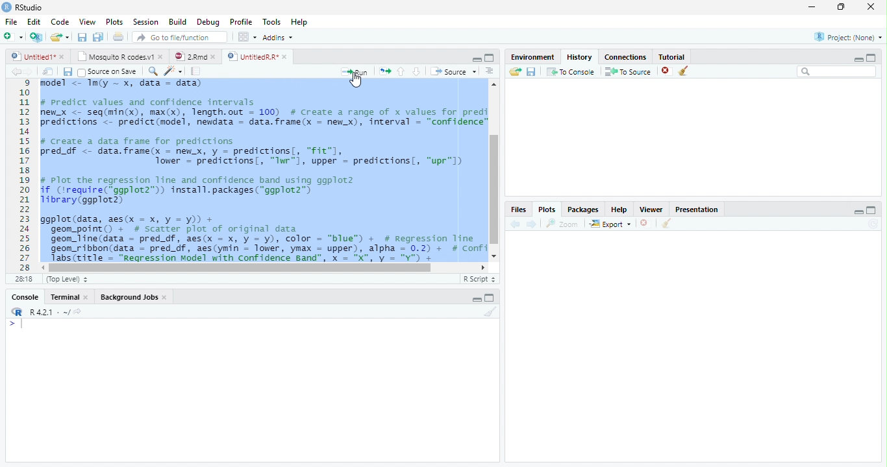 This screenshot has height=467, width=887. Describe the element at coordinates (477, 60) in the screenshot. I see `minimize` at that location.